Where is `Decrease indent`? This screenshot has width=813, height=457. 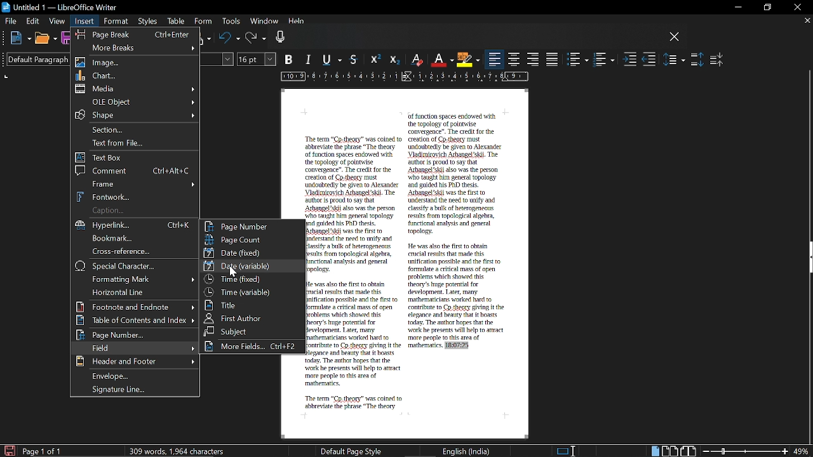
Decrease indent is located at coordinates (649, 60).